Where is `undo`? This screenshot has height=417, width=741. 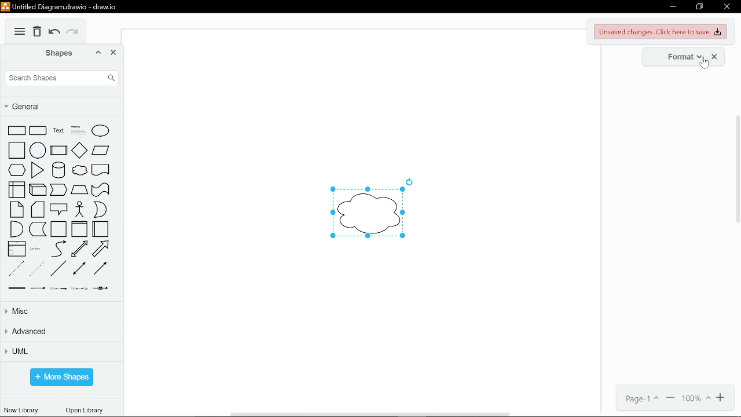 undo is located at coordinates (54, 33).